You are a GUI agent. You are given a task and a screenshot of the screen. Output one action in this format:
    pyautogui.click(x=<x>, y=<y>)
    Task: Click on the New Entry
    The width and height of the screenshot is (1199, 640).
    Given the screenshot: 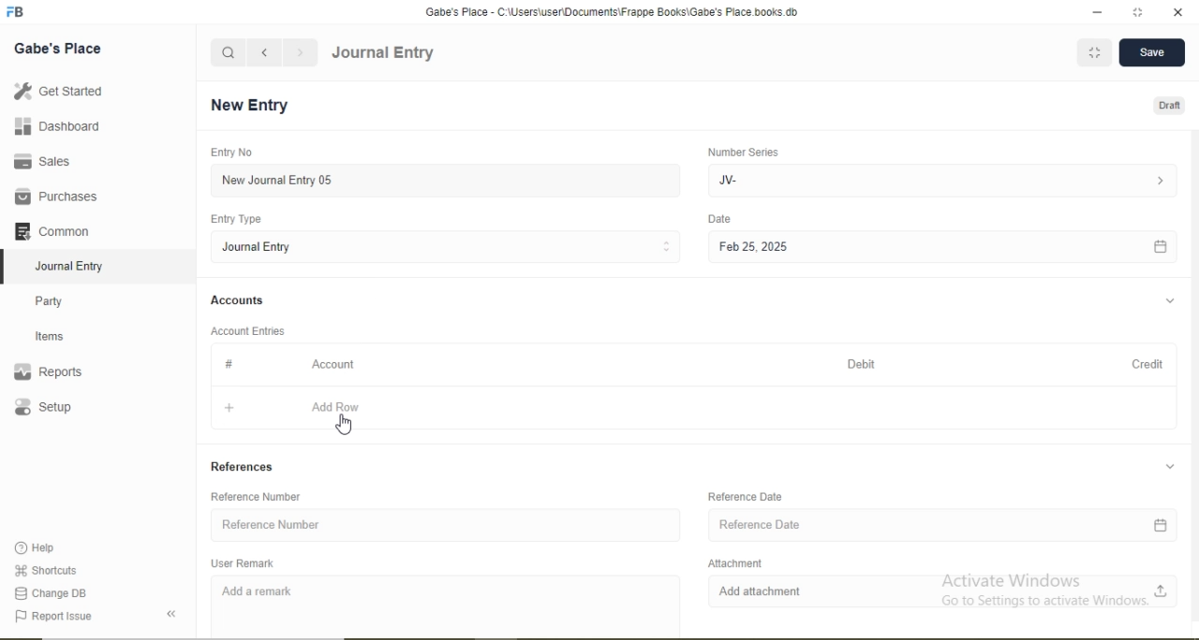 What is the action you would take?
    pyautogui.click(x=255, y=106)
    